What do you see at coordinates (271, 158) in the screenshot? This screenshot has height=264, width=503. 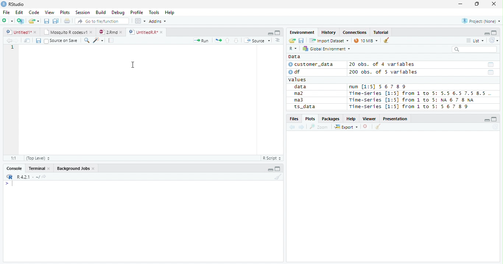 I see `R script` at bounding box center [271, 158].